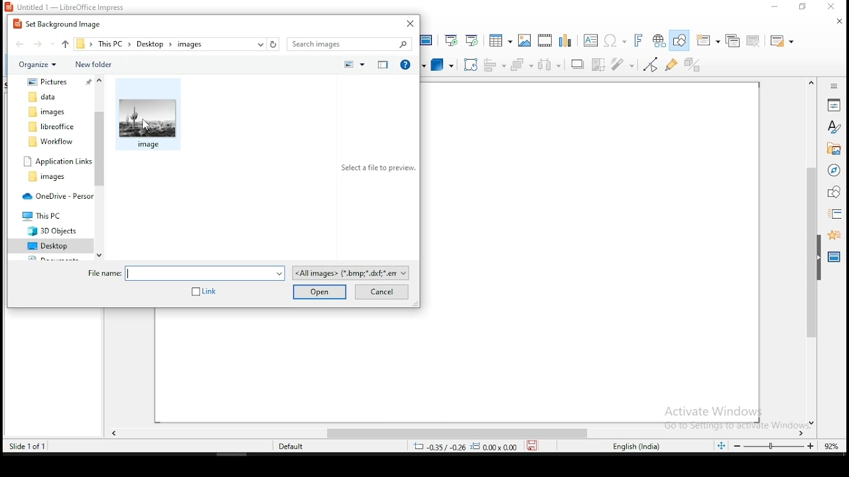  I want to click on select a file to preview, so click(378, 167).